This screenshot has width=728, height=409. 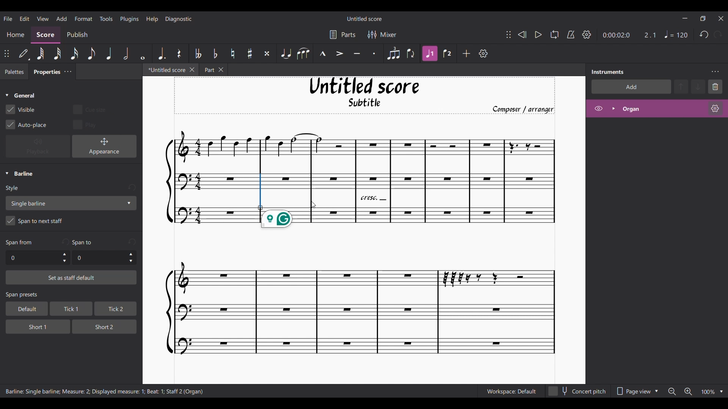 What do you see at coordinates (629, 35) in the screenshot?
I see `Duration and ratio changed due to current selection` at bounding box center [629, 35].